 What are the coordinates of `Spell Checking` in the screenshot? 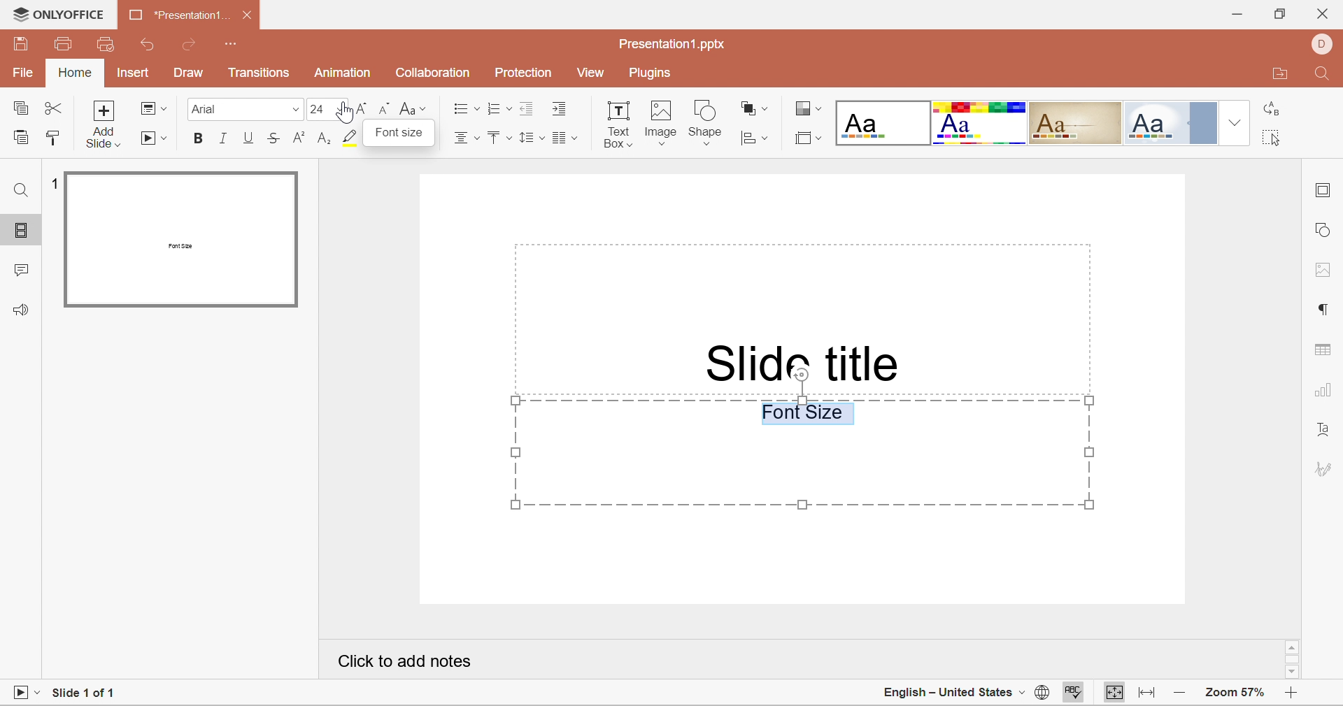 It's located at (1075, 693).